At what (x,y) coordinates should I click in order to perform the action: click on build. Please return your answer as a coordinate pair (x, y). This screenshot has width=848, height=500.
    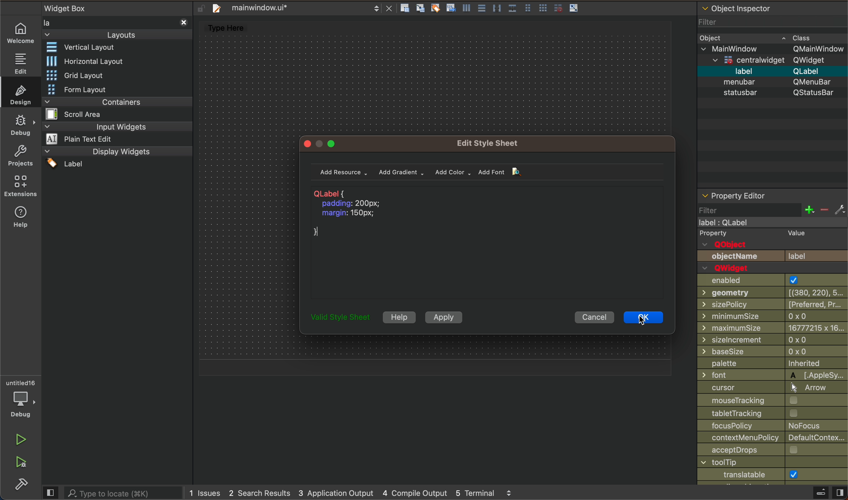
    Looking at the image, I should click on (18, 485).